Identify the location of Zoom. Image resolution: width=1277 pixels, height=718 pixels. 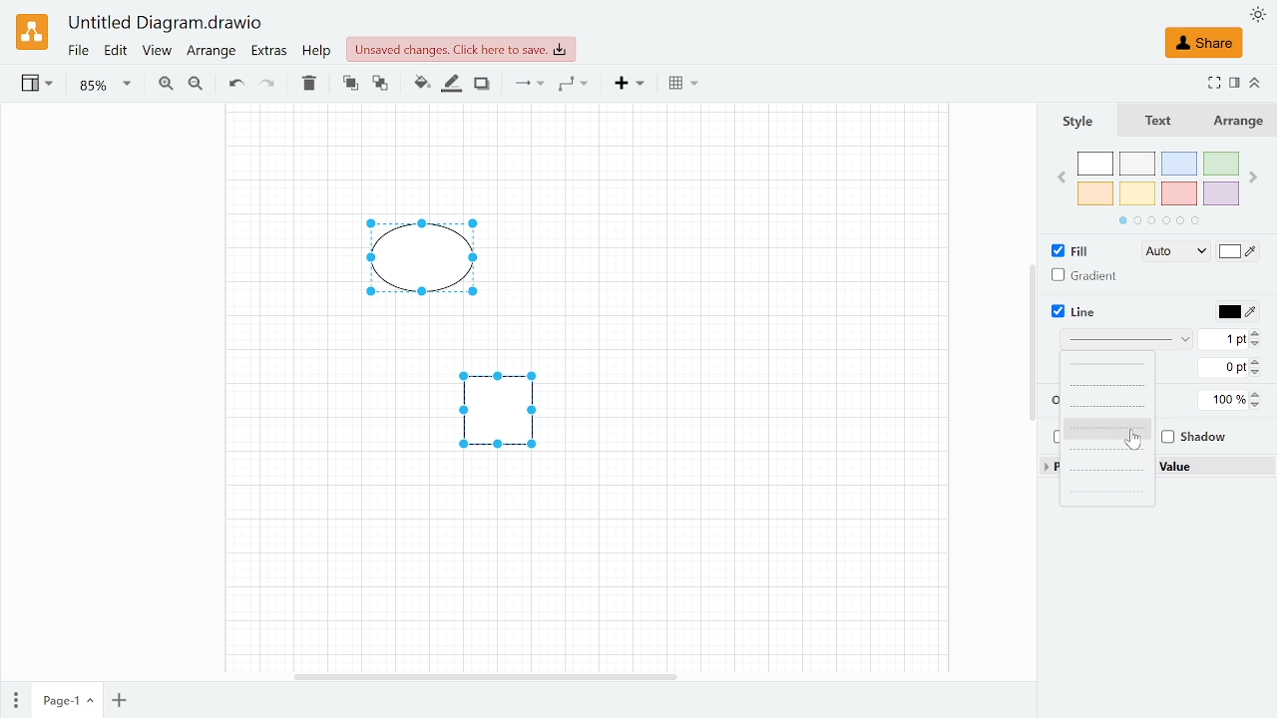
(105, 86).